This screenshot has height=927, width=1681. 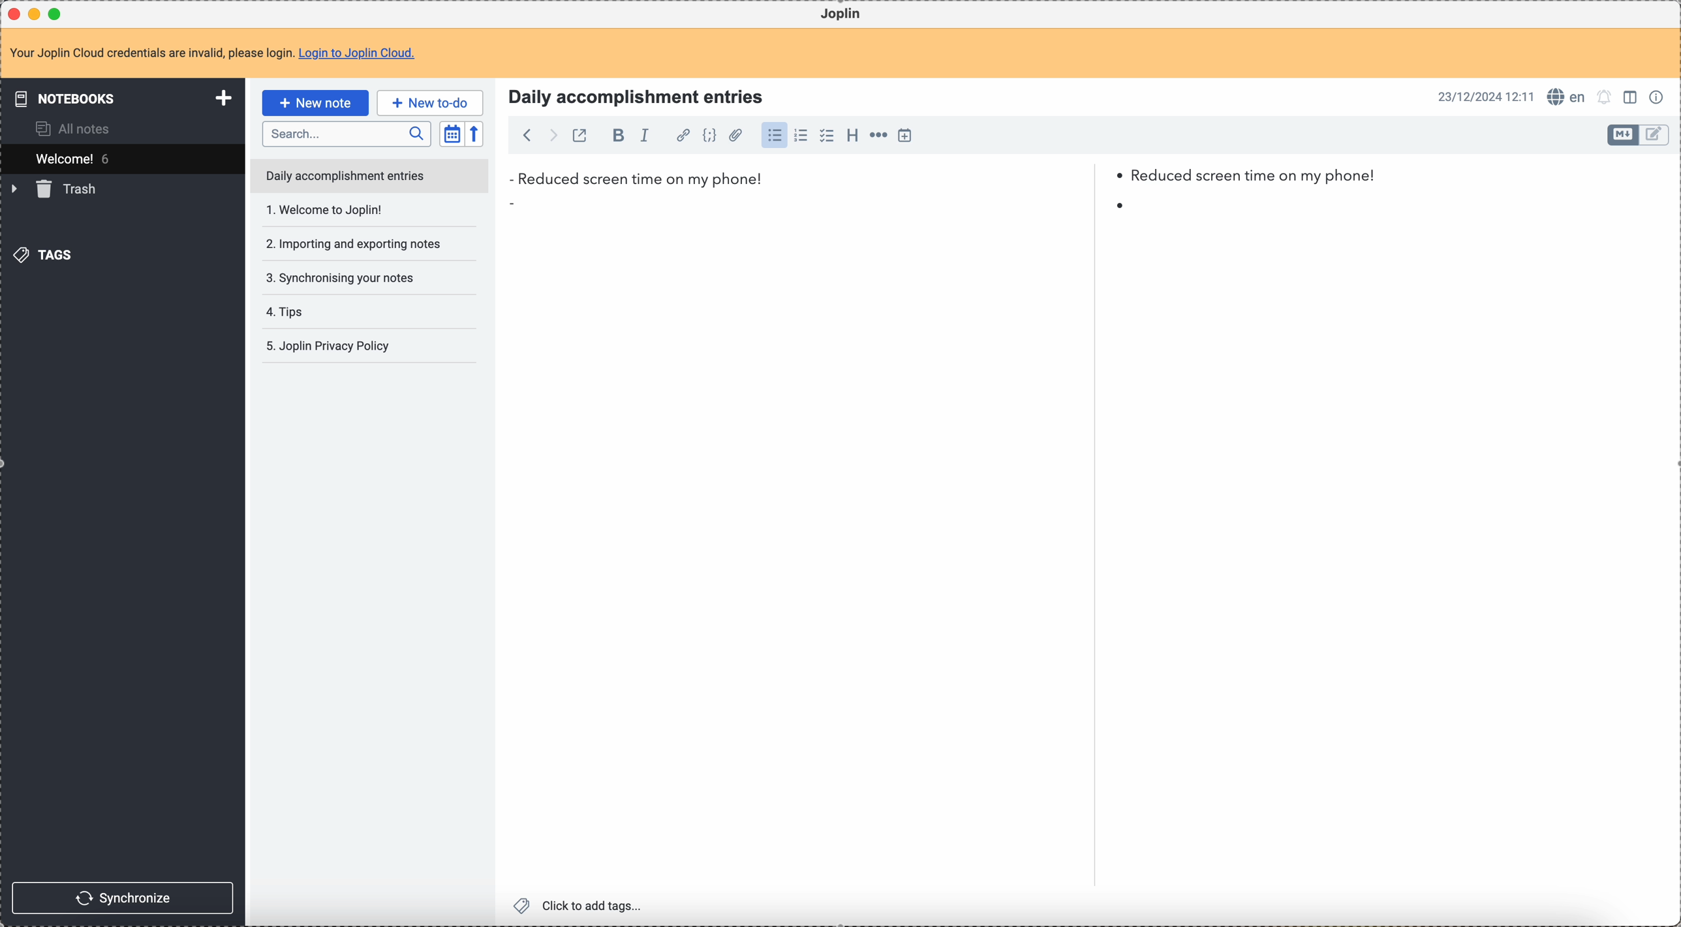 I want to click on minimize, so click(x=37, y=13).